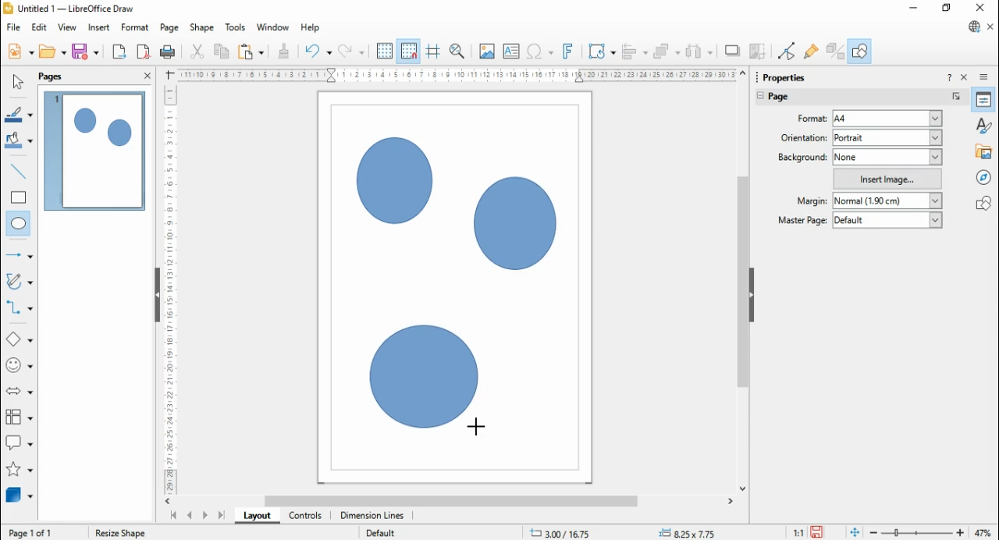 This screenshot has width=999, height=540. What do you see at coordinates (985, 532) in the screenshot?
I see `47%` at bounding box center [985, 532].